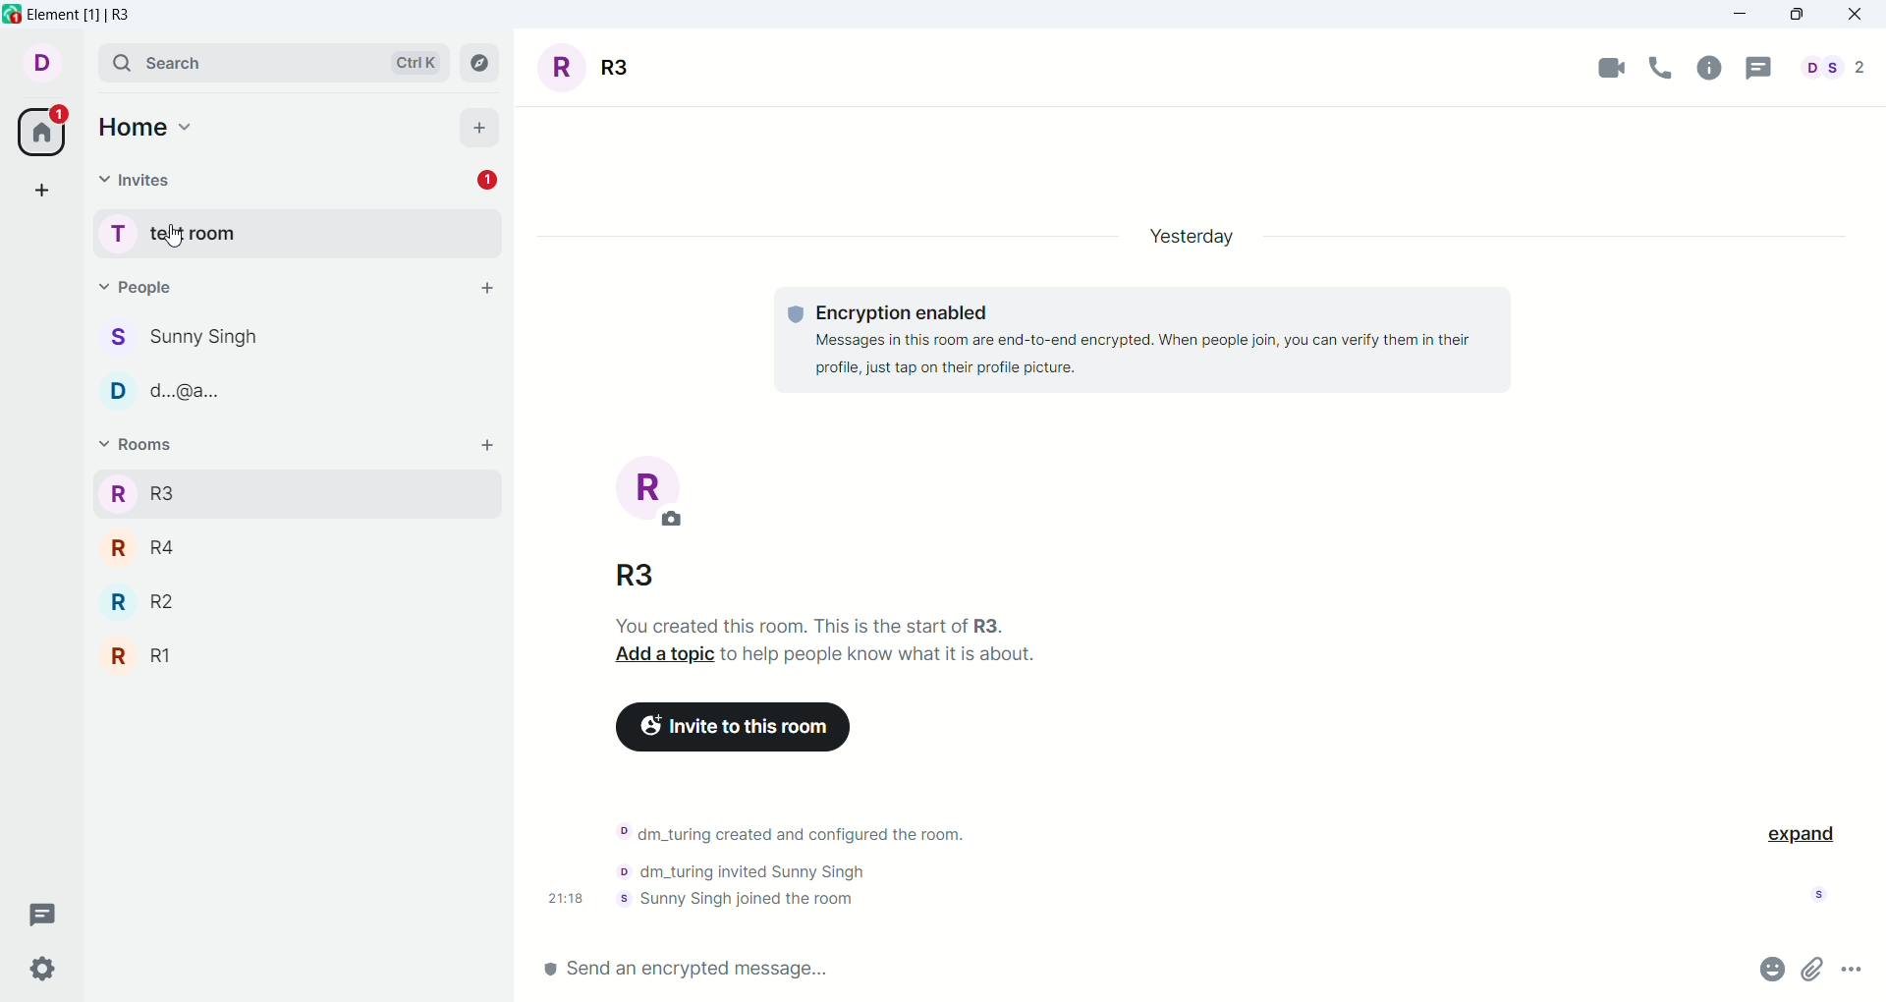 The height and width of the screenshot is (1002, 1886). I want to click on add, so click(488, 290).